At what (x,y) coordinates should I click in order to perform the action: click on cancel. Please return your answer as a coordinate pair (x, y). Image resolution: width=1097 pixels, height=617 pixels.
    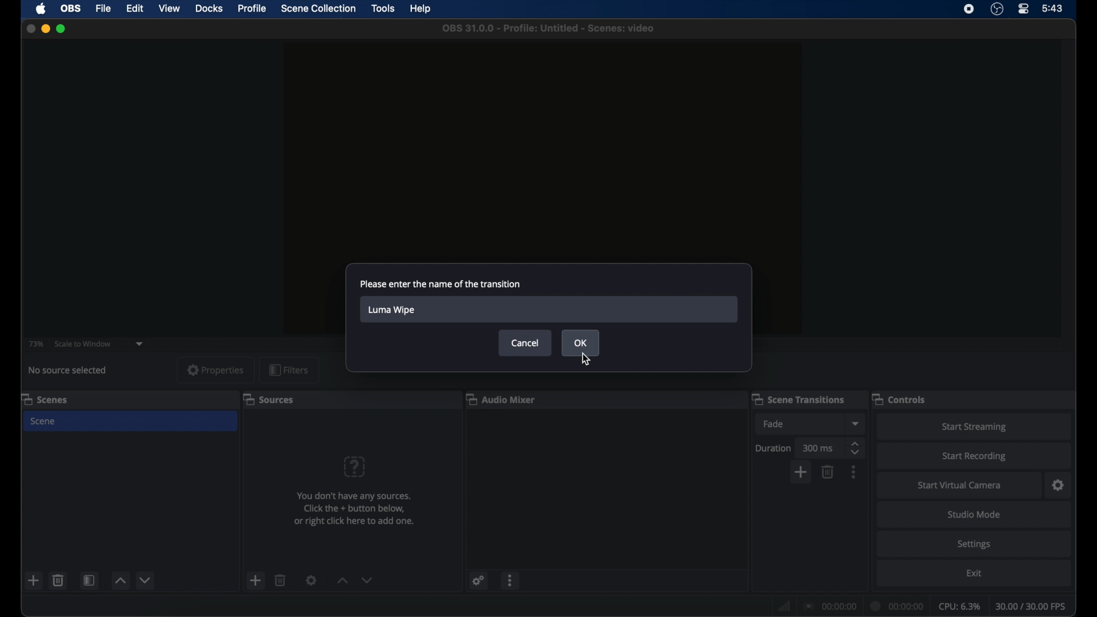
    Looking at the image, I should click on (525, 343).